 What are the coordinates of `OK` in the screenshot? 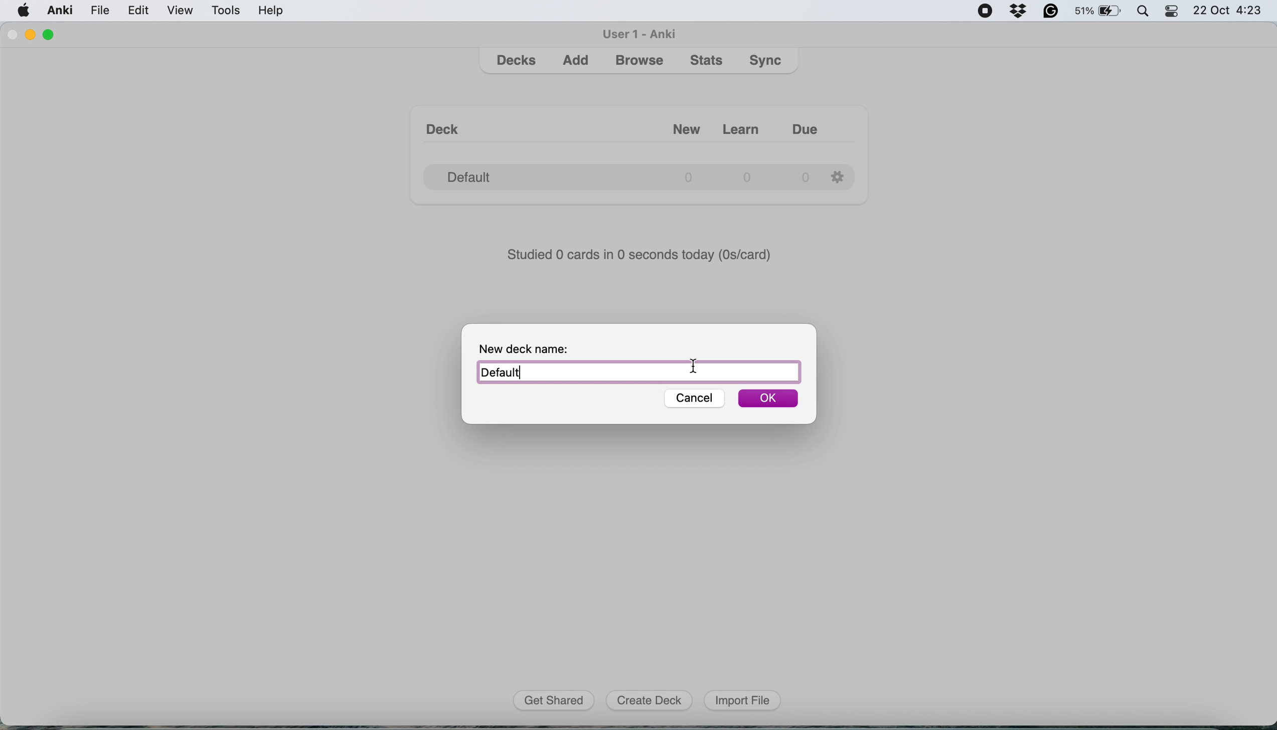 It's located at (769, 400).